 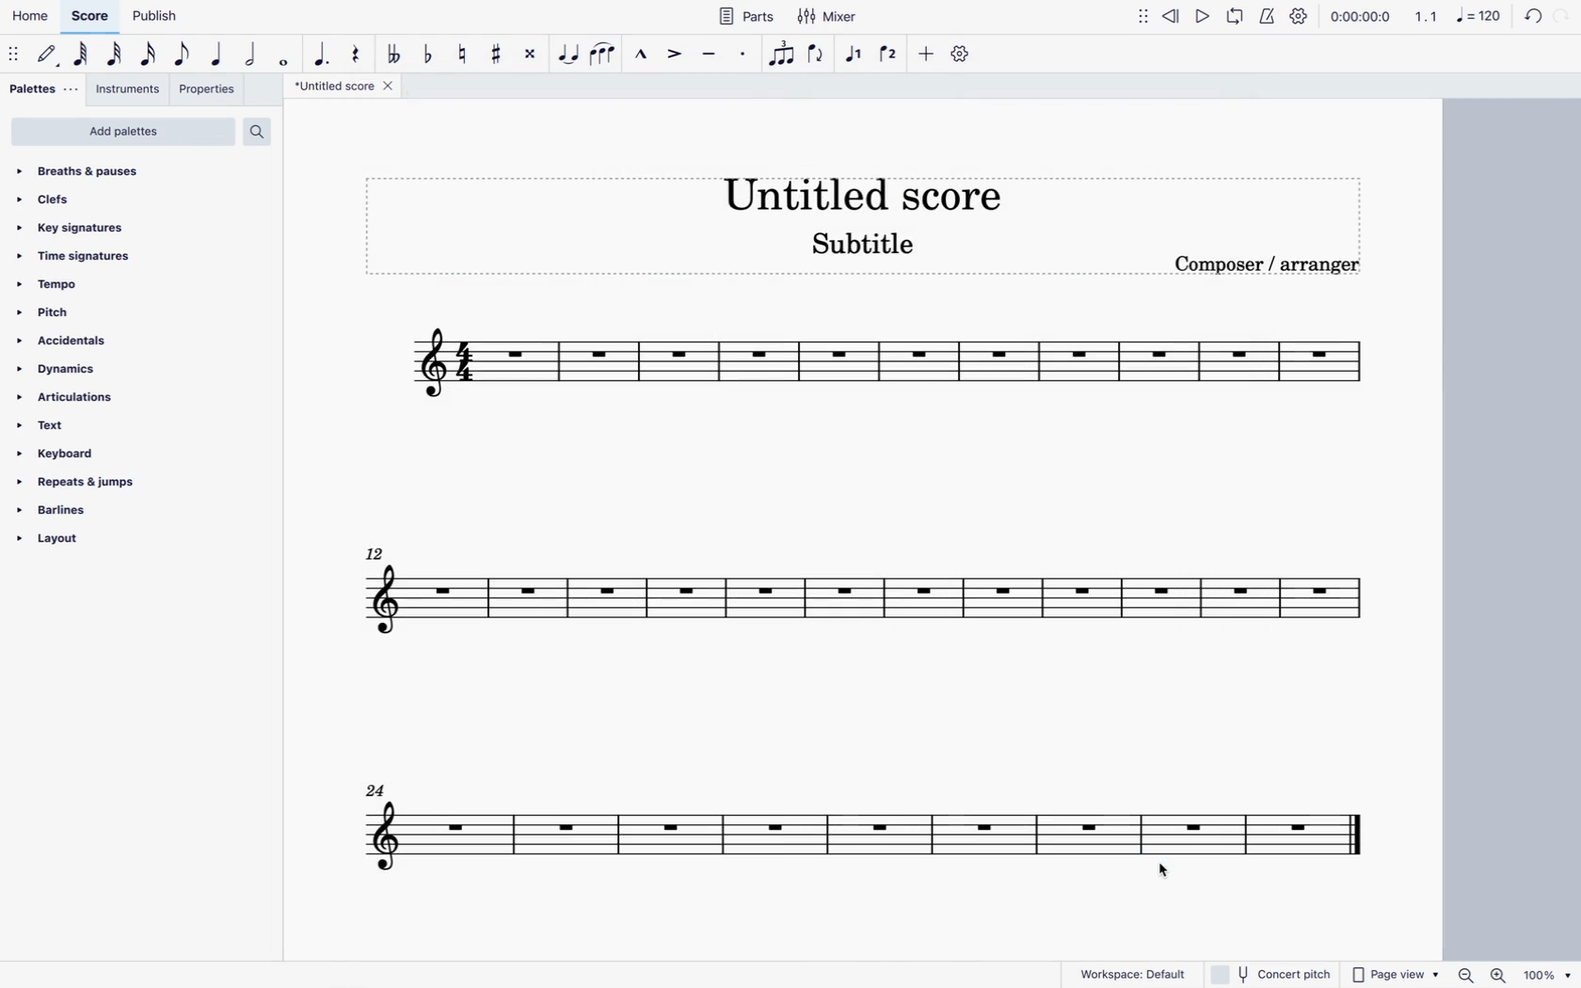 What do you see at coordinates (52, 427) in the screenshot?
I see `text` at bounding box center [52, 427].